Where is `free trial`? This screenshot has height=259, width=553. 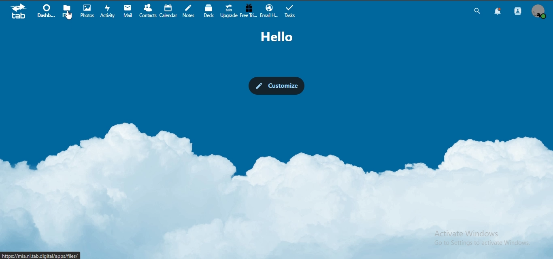
free trial is located at coordinates (249, 11).